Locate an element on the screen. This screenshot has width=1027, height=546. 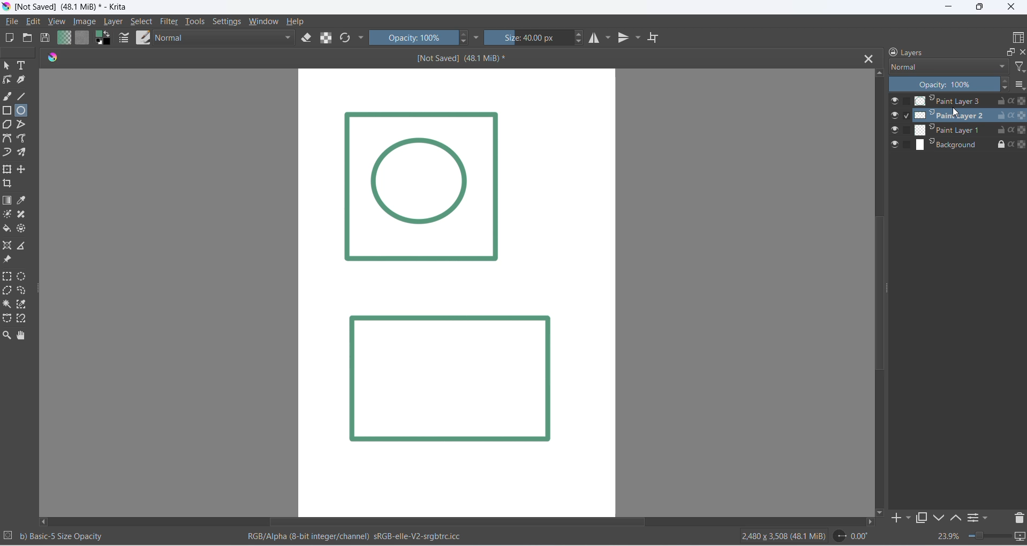
zoom is located at coordinates (991, 535).